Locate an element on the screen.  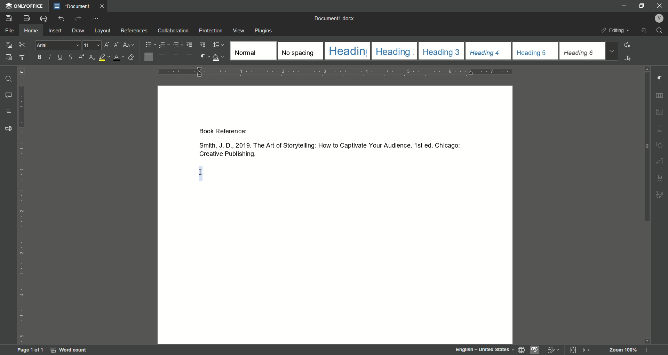
spell check is located at coordinates (535, 349).